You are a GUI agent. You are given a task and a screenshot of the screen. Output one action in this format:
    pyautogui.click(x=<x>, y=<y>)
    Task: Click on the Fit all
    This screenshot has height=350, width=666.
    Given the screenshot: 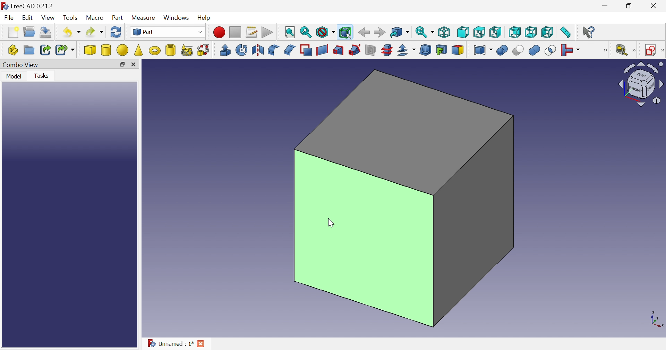 What is the action you would take?
    pyautogui.click(x=289, y=33)
    